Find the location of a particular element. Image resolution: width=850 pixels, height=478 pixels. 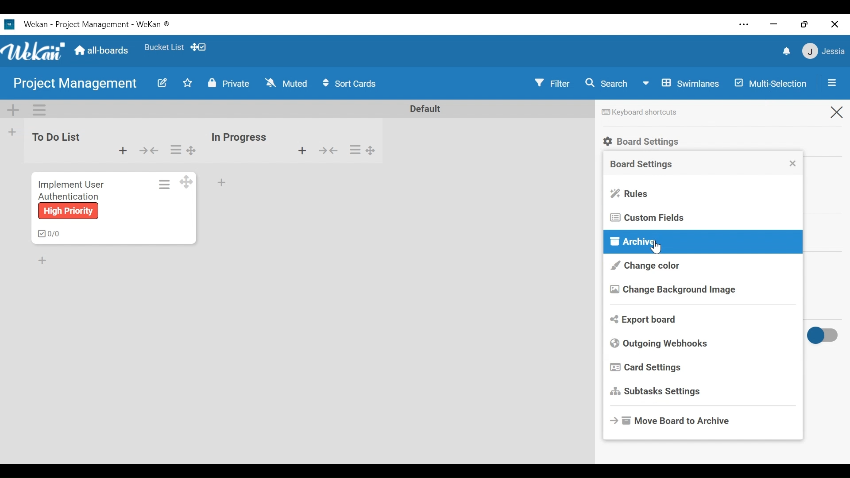

Custom Fields is located at coordinates (649, 217).